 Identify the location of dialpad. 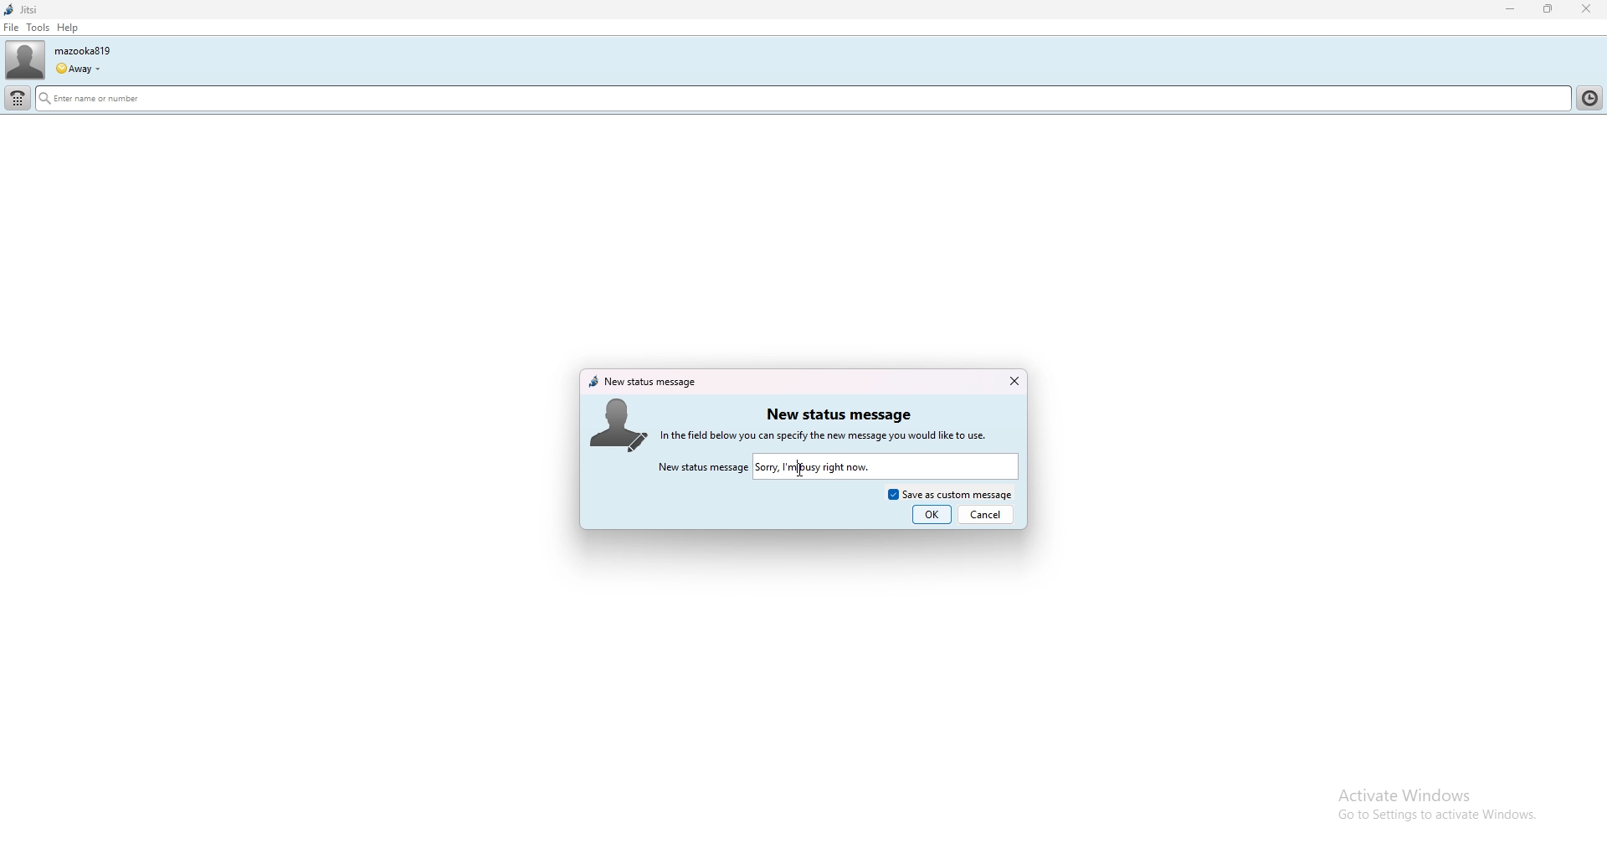
(18, 99).